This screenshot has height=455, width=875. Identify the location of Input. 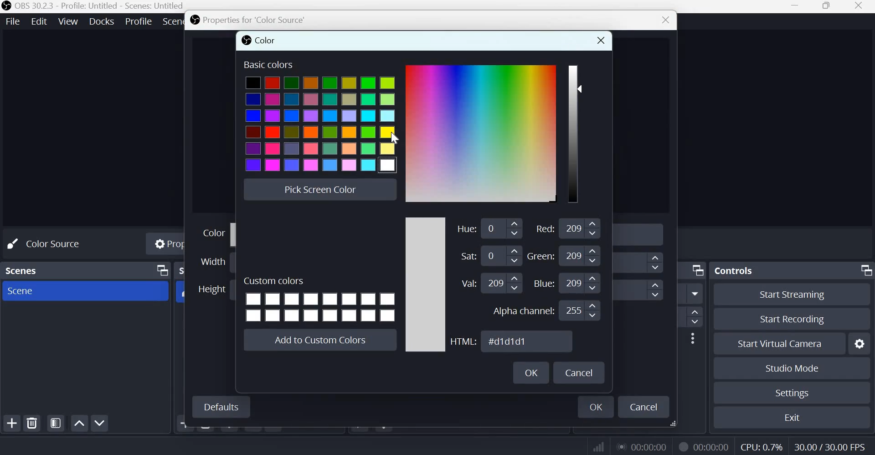
(580, 283).